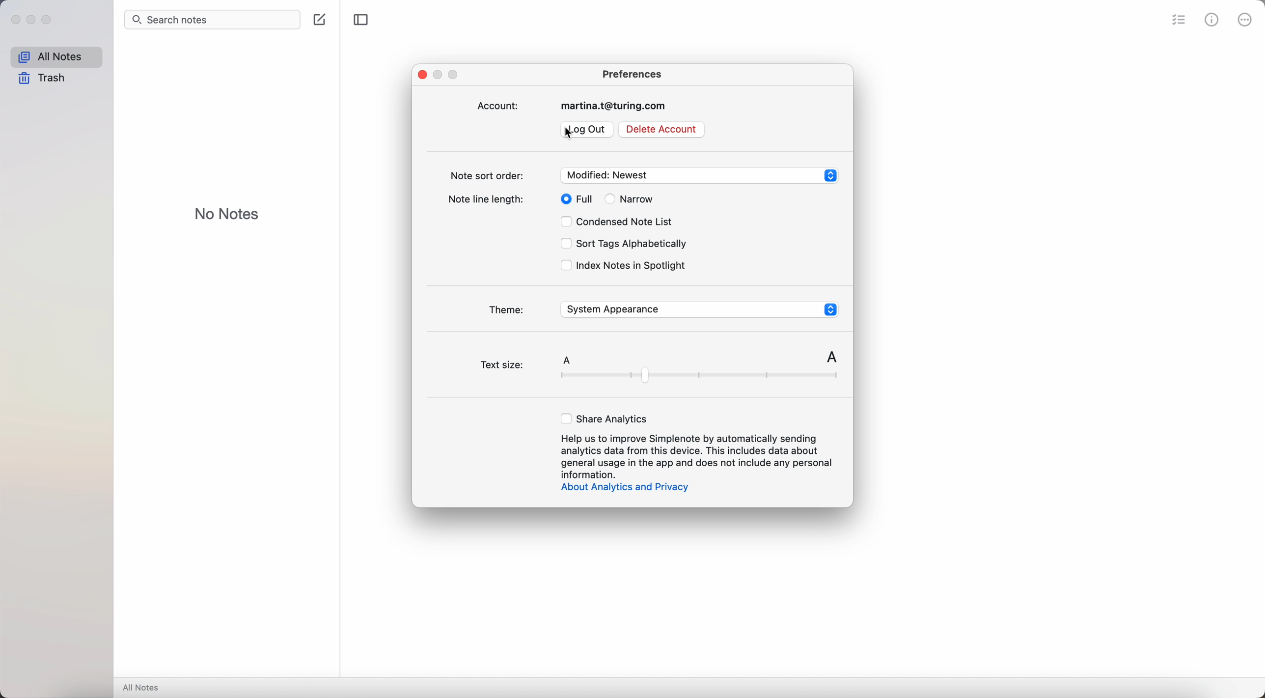 The width and height of the screenshot is (1265, 698). Describe the element at coordinates (143, 688) in the screenshot. I see `all notes` at that location.